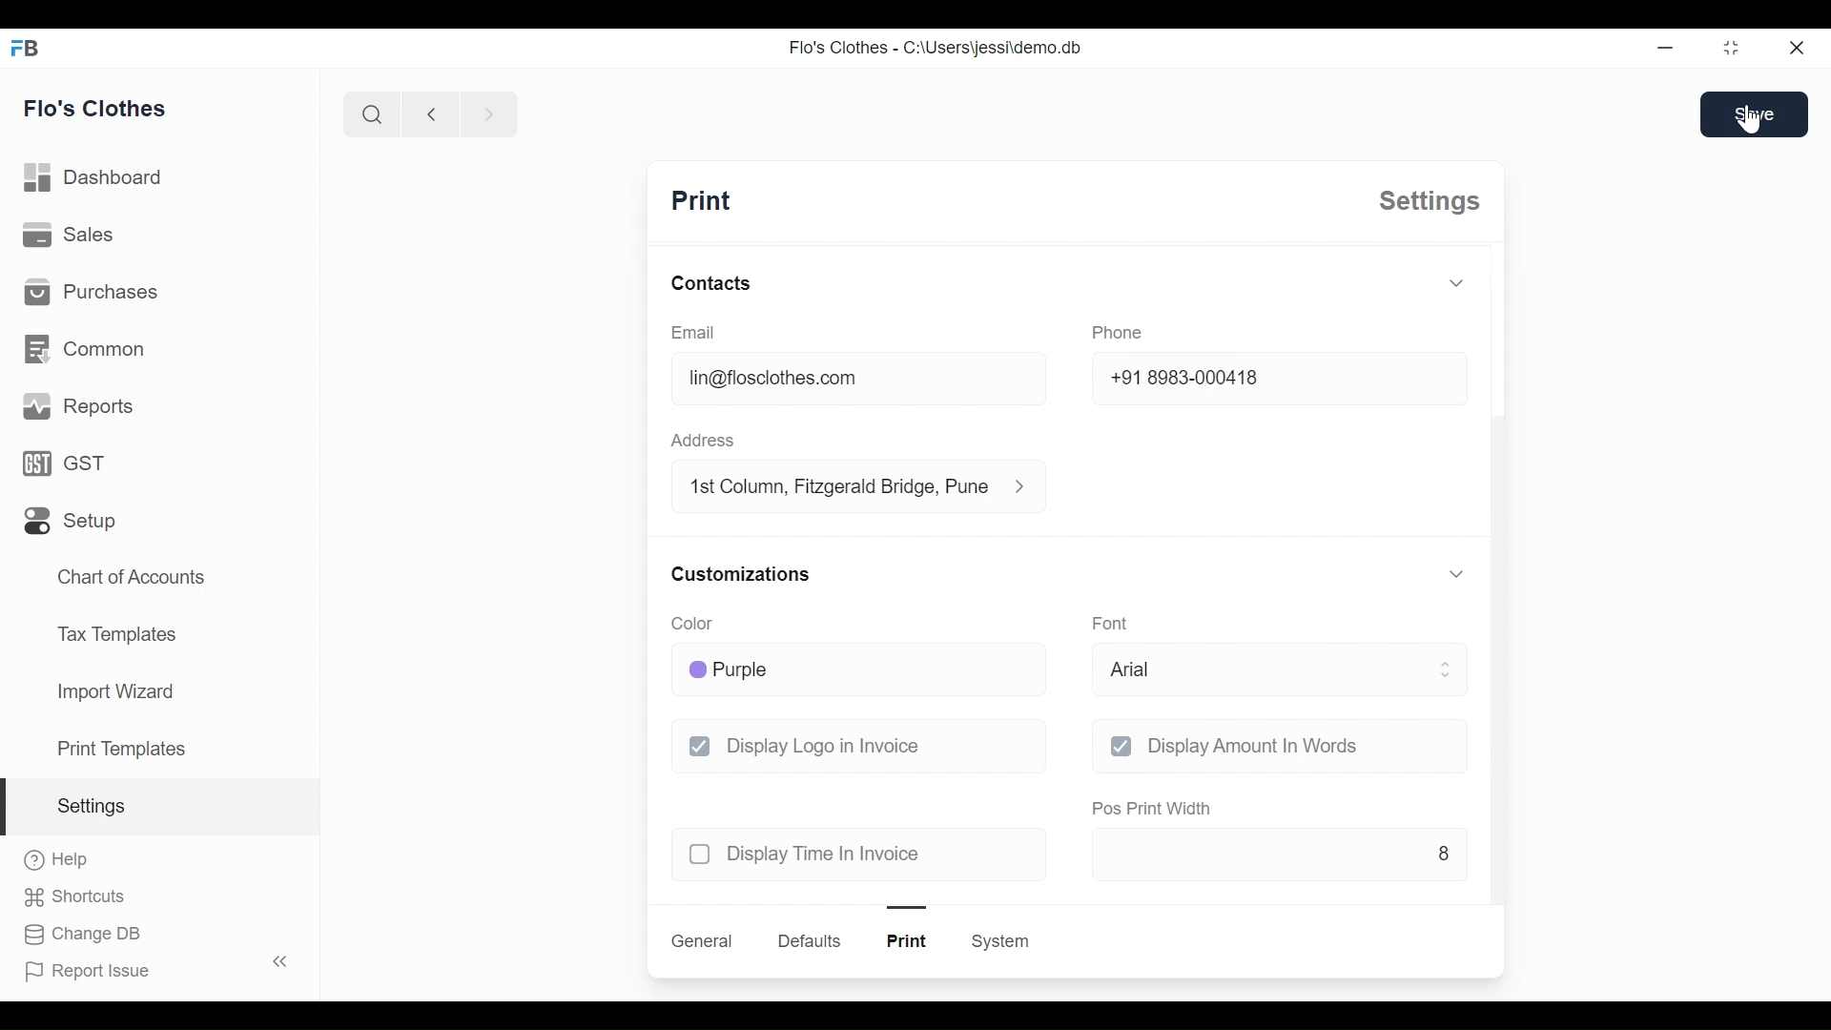 This screenshot has height=1030, width=1831. I want to click on 1st column, fitzgerald bridge, Pune, so click(837, 484).